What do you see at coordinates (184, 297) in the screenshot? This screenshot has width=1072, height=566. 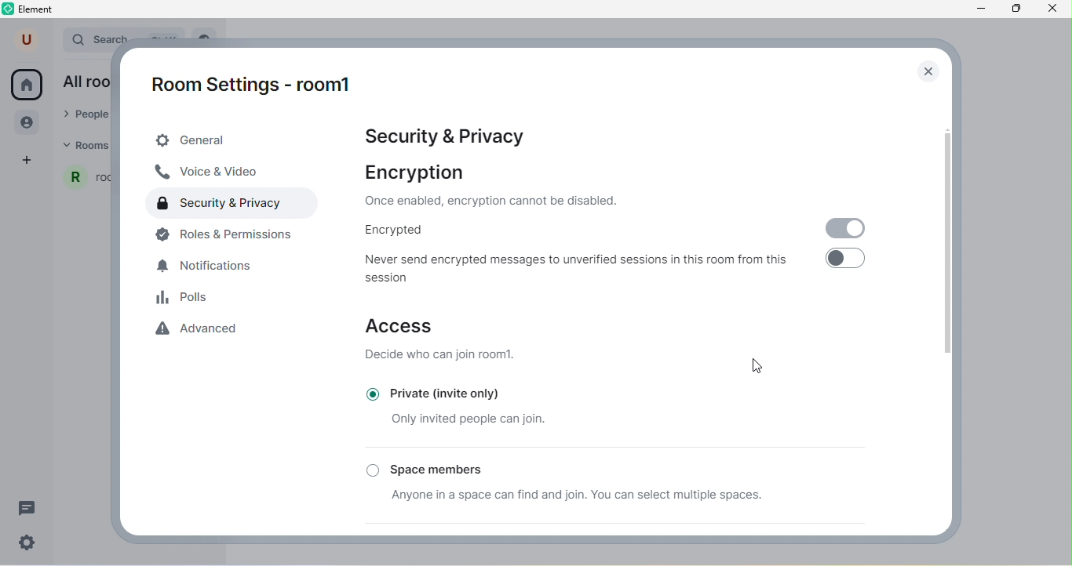 I see `polls` at bounding box center [184, 297].